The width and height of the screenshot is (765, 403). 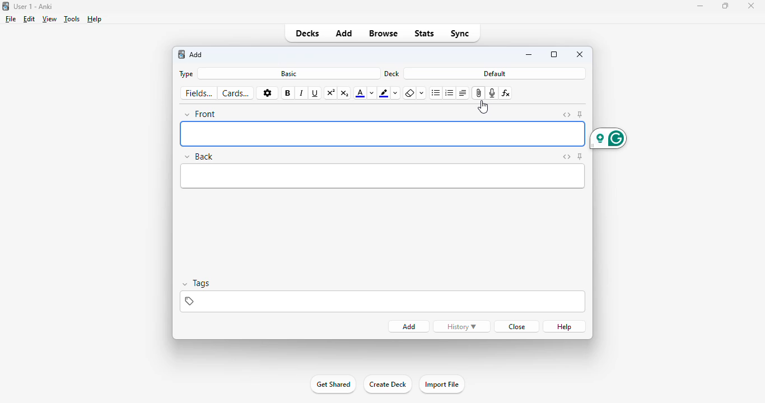 What do you see at coordinates (30, 18) in the screenshot?
I see `edit` at bounding box center [30, 18].